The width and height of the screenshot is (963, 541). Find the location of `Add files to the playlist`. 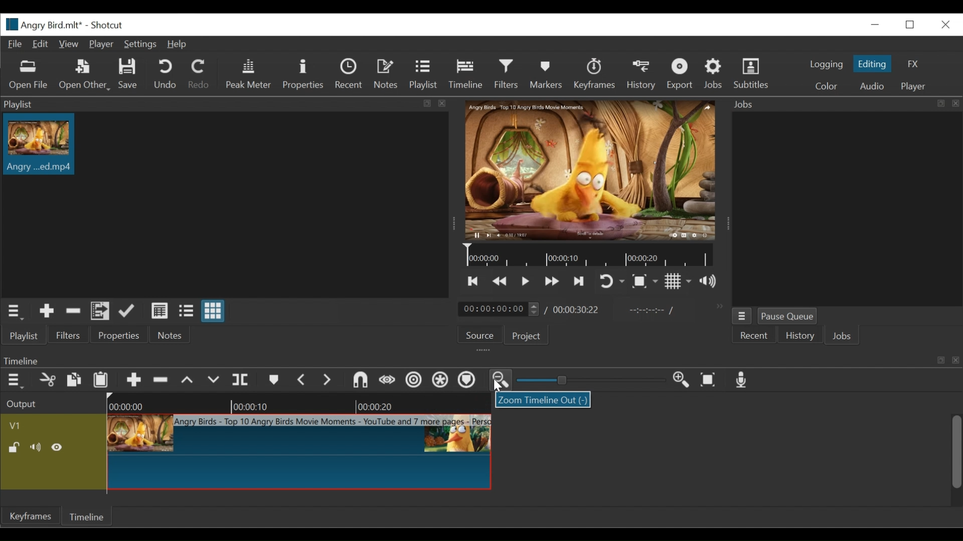

Add files to the playlist is located at coordinates (100, 311).